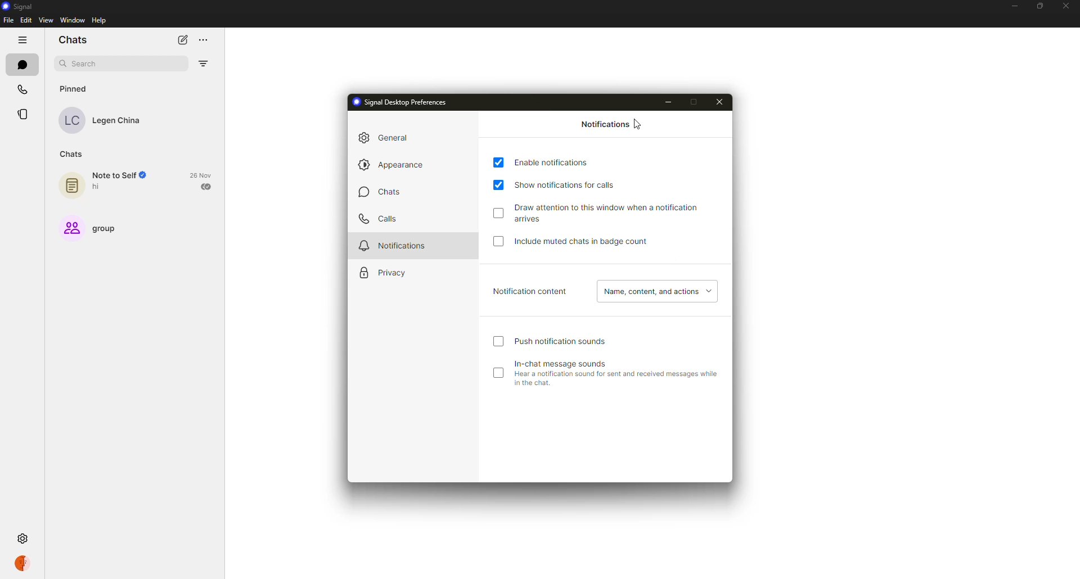  I want to click on show notifications for calls, so click(576, 186).